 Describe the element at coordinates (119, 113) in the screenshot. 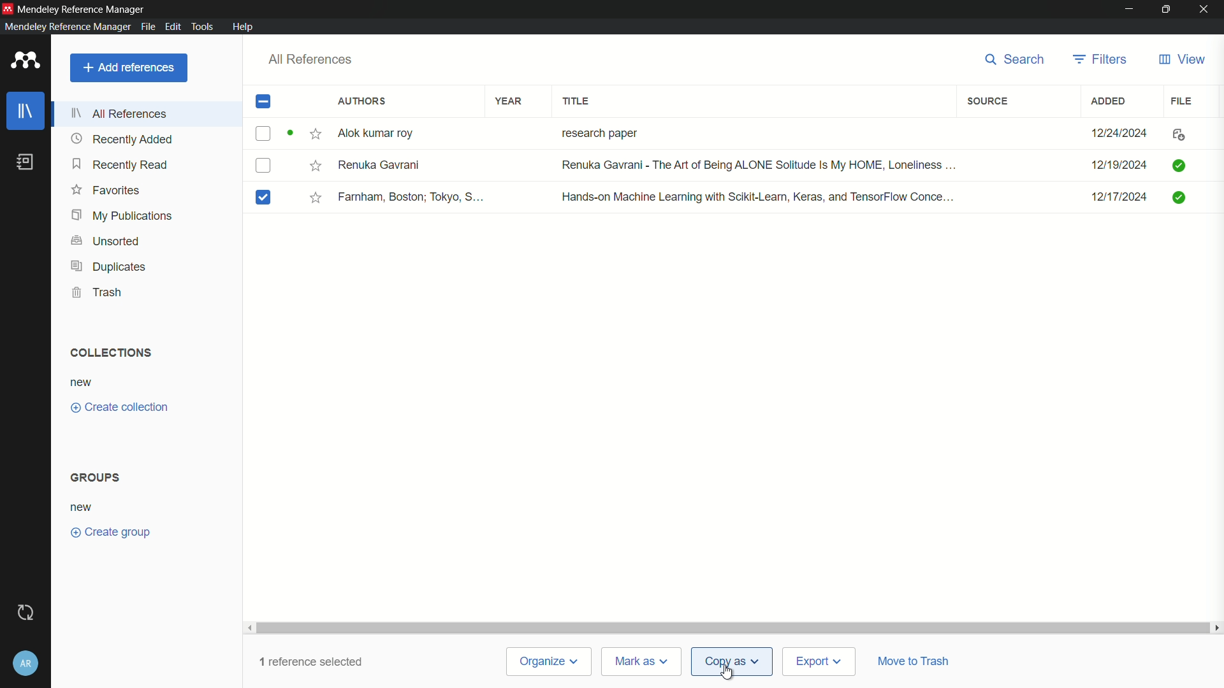

I see `all references` at that location.